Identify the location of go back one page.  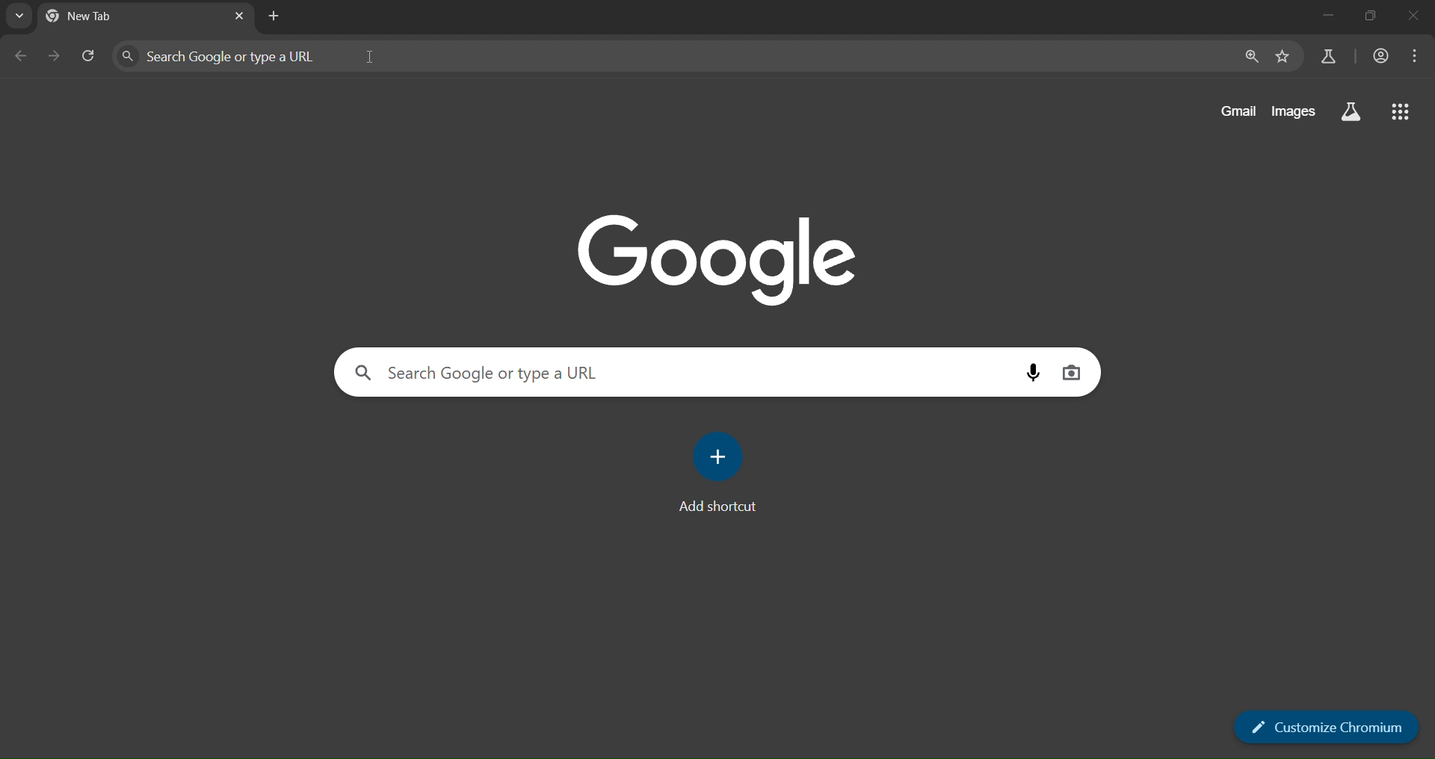
(19, 58).